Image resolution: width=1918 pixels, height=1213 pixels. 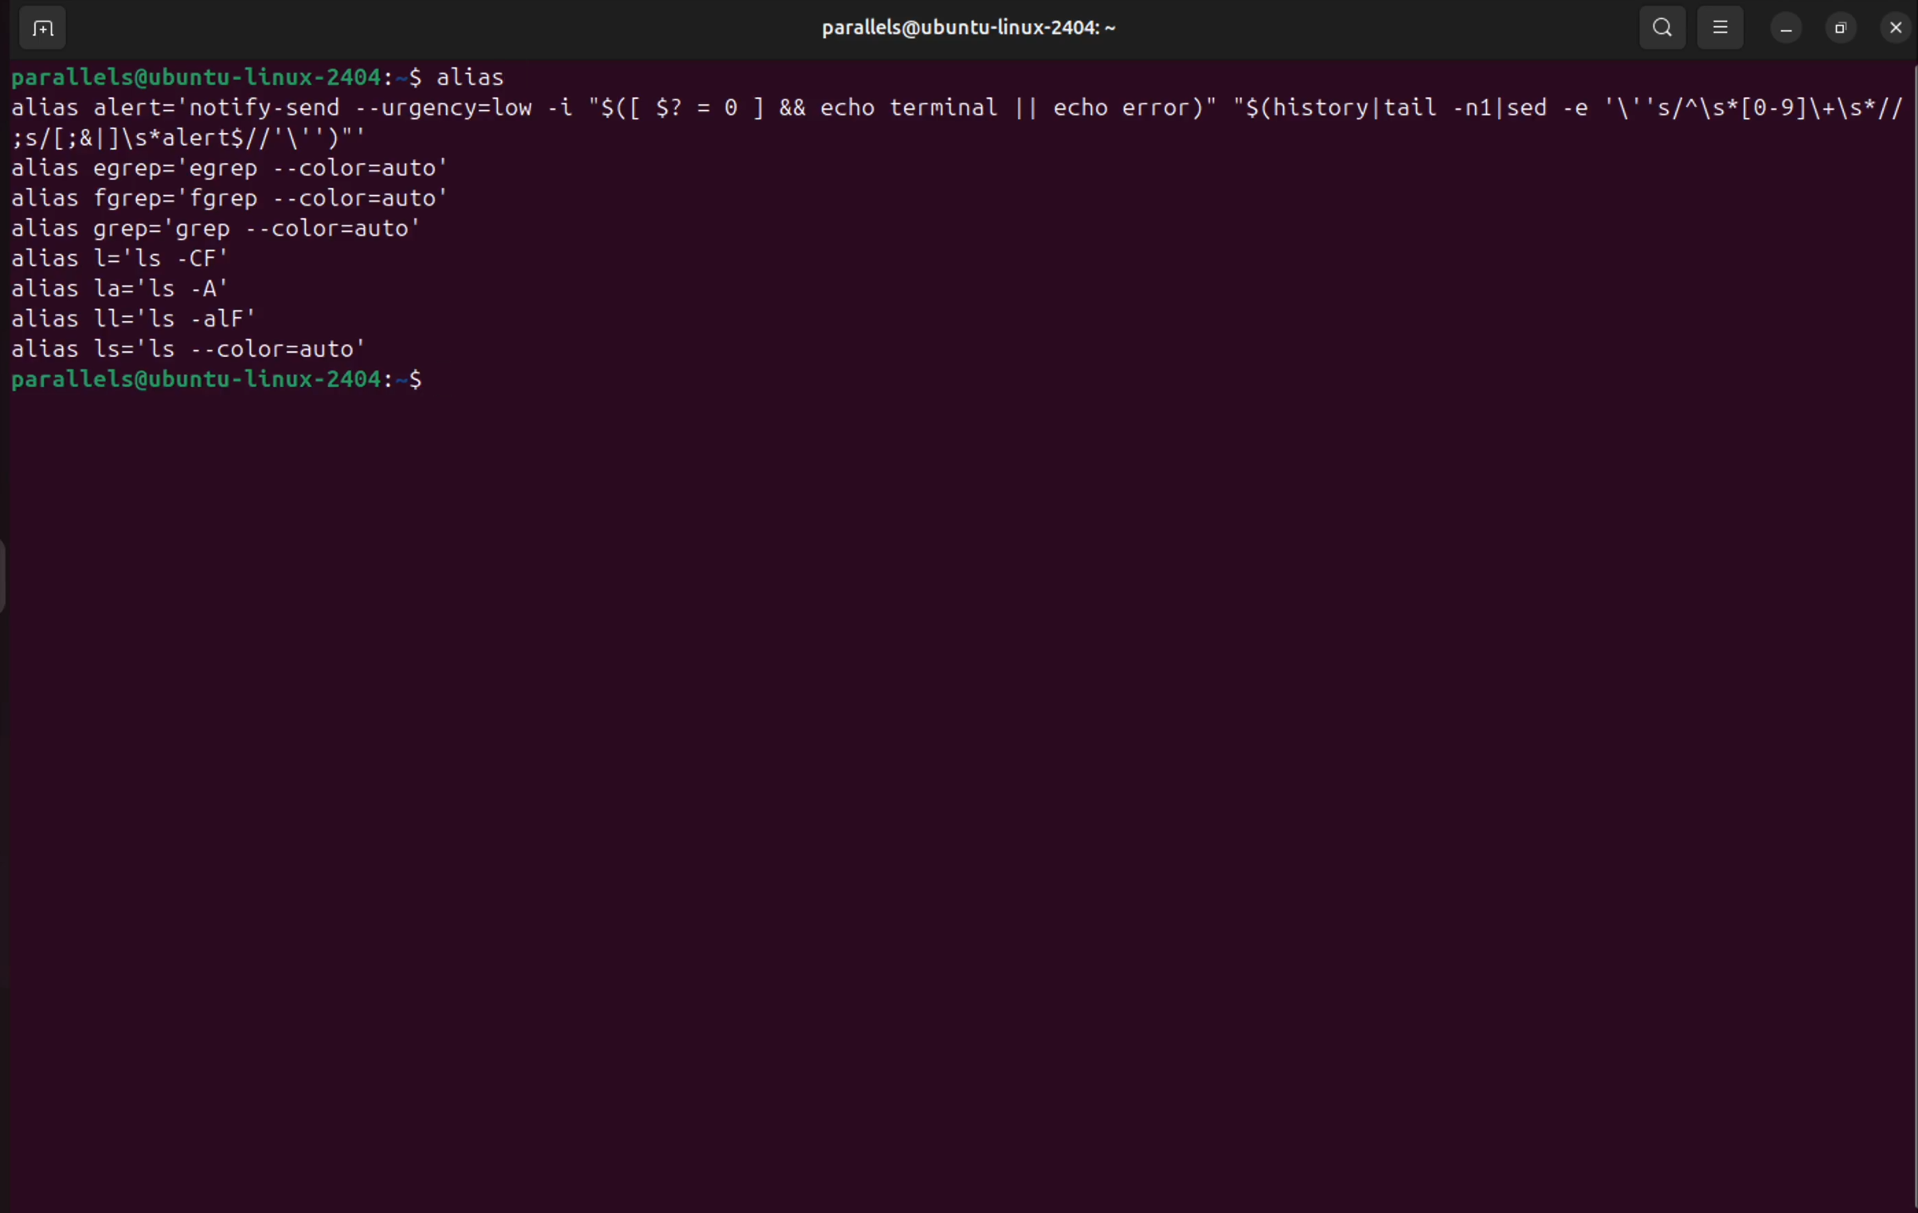 I want to click on alias ll=ls-af, so click(x=143, y=319).